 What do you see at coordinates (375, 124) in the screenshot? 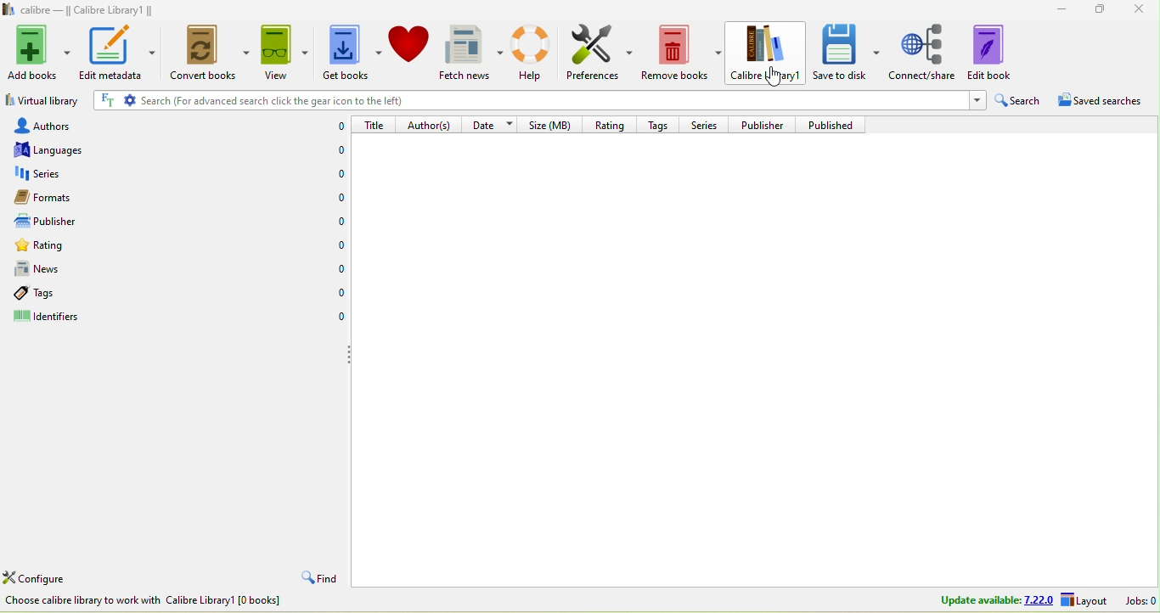
I see `title` at bounding box center [375, 124].